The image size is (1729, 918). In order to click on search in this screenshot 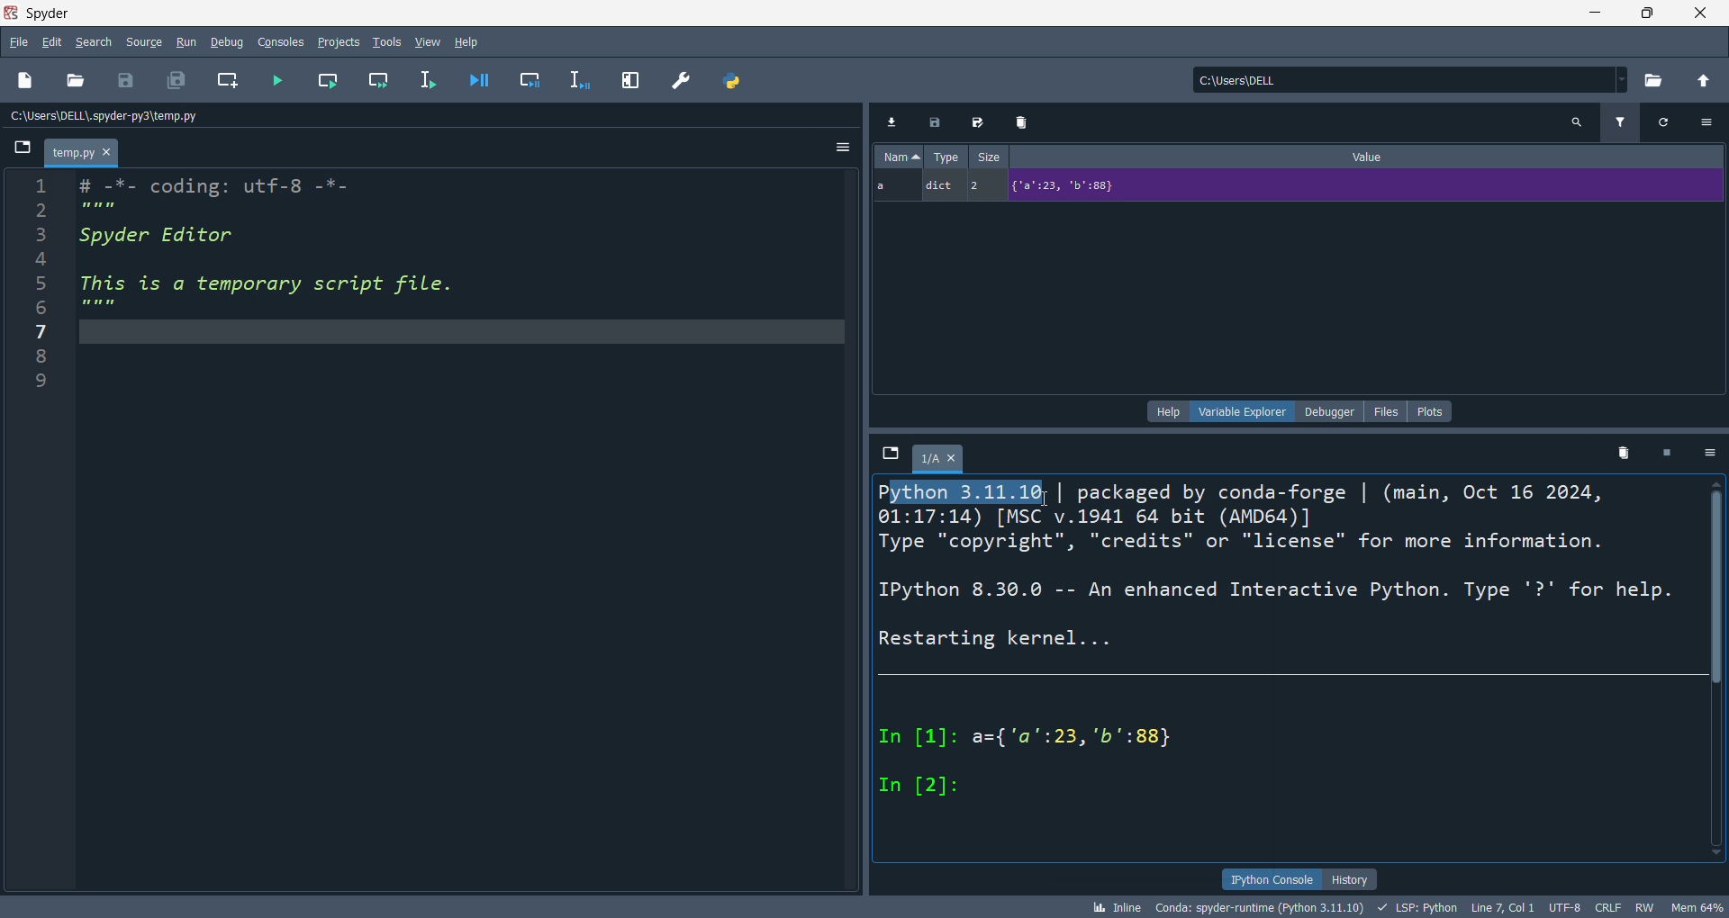, I will do `click(1580, 122)`.